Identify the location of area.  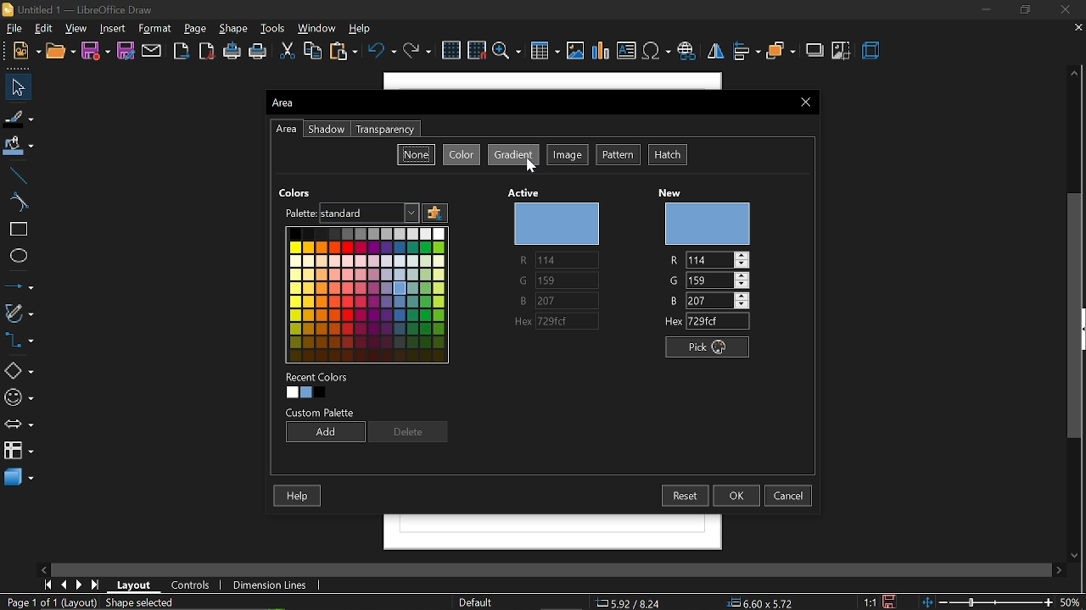
(286, 130).